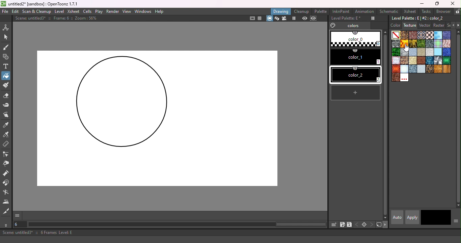  Describe the element at coordinates (458, 118) in the screenshot. I see `vertical scroll bar` at that location.